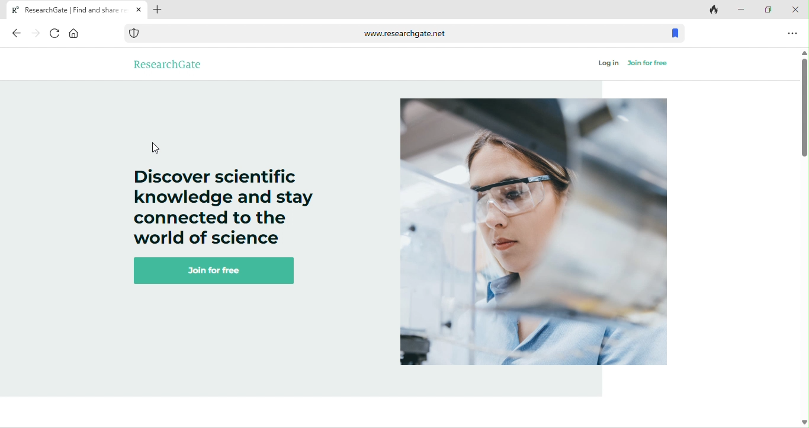 The image size is (809, 428). I want to click on Discover scientific knowledge and stay connected to the world of science, so click(230, 210).